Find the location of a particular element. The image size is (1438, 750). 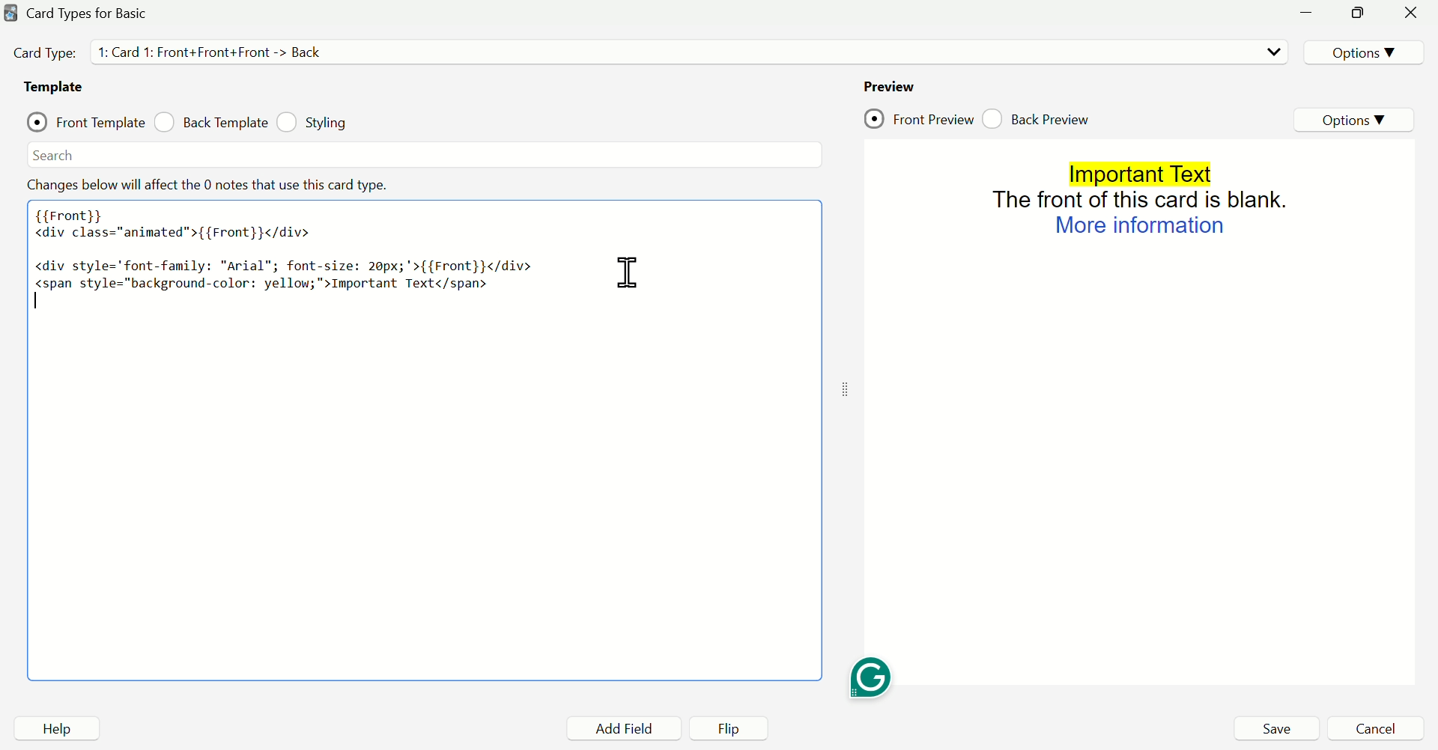

Maximize is located at coordinates (1356, 12).